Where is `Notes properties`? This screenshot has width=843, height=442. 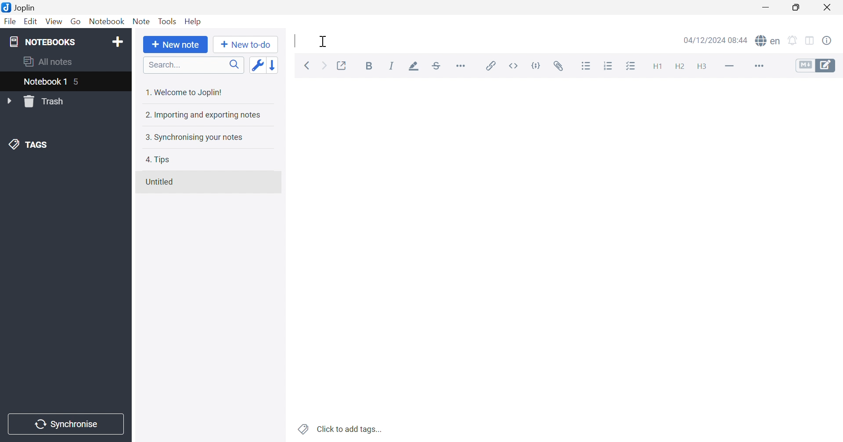
Notes properties is located at coordinates (828, 40).